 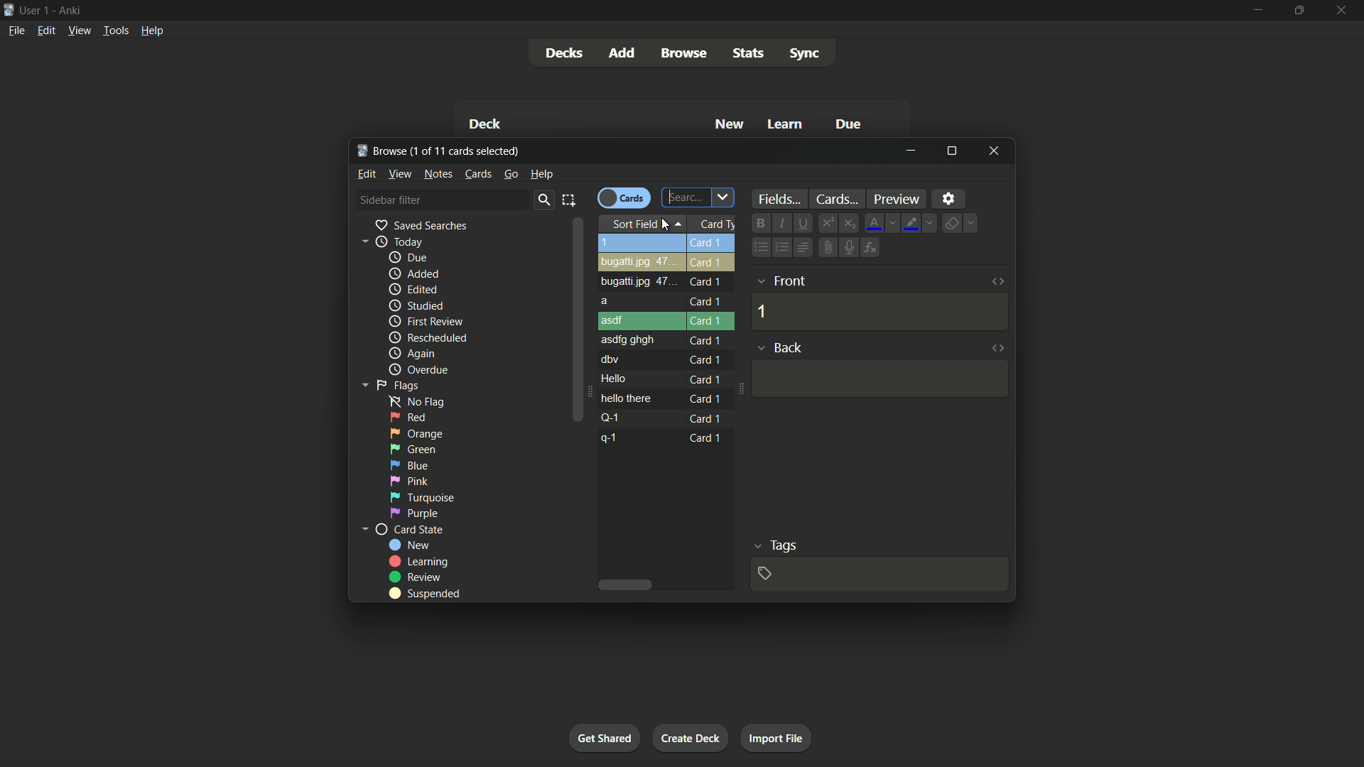 I want to click on equations, so click(x=870, y=248).